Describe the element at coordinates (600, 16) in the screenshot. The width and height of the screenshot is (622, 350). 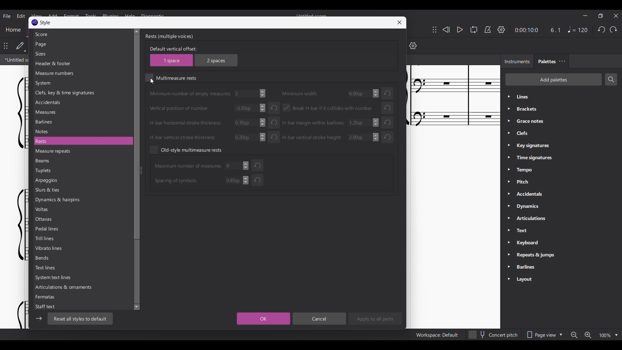
I see `Show interface in a smaller tab` at that location.